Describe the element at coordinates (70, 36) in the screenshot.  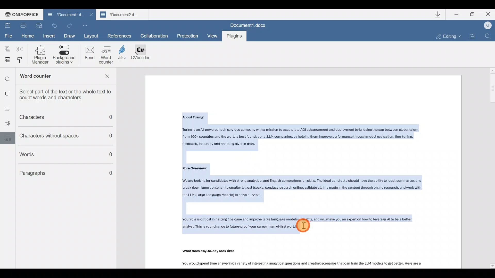
I see `Draw` at that location.